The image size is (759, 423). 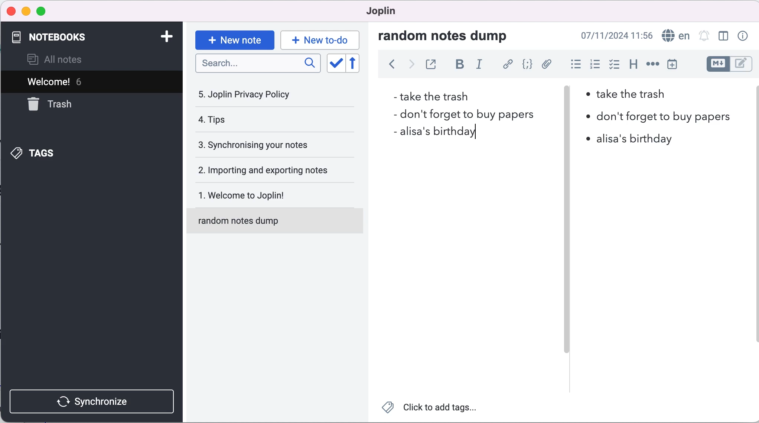 What do you see at coordinates (321, 39) in the screenshot?
I see `new to-do` at bounding box center [321, 39].